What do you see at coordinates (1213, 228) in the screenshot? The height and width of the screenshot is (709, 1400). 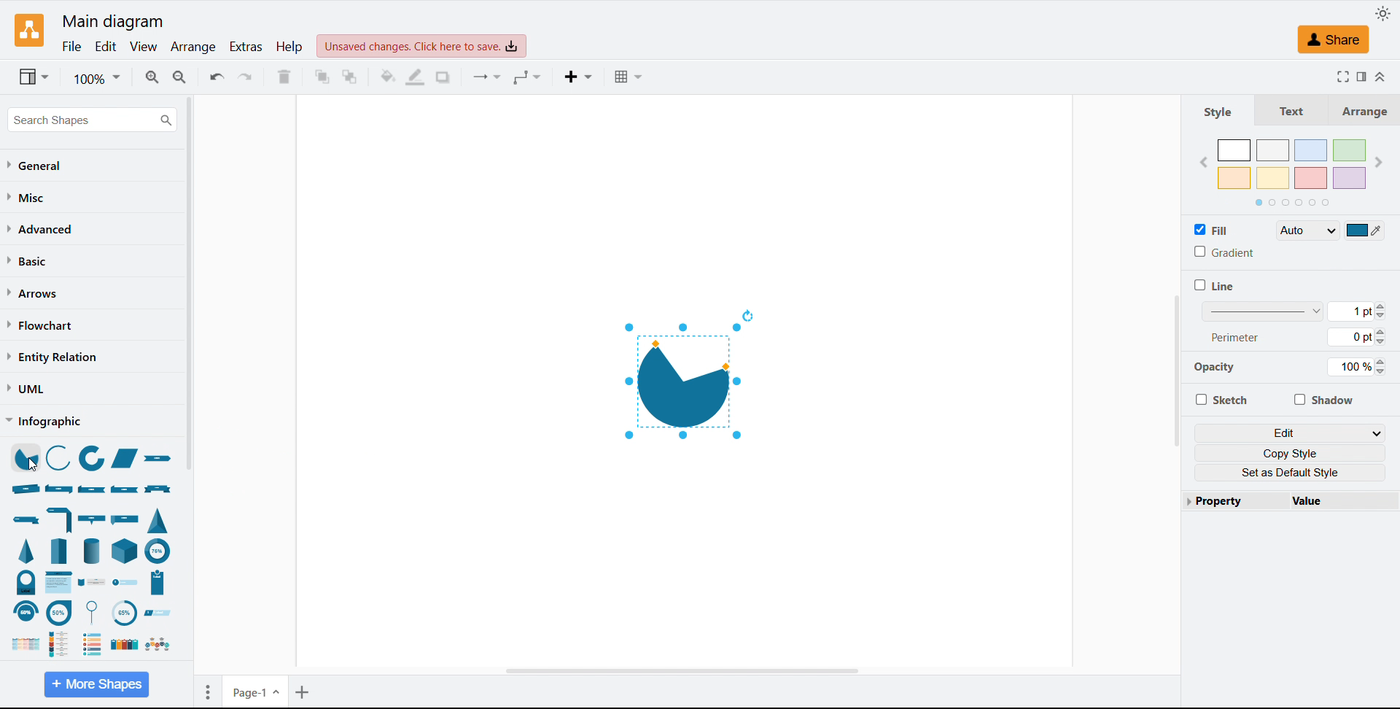 I see `fill` at bounding box center [1213, 228].